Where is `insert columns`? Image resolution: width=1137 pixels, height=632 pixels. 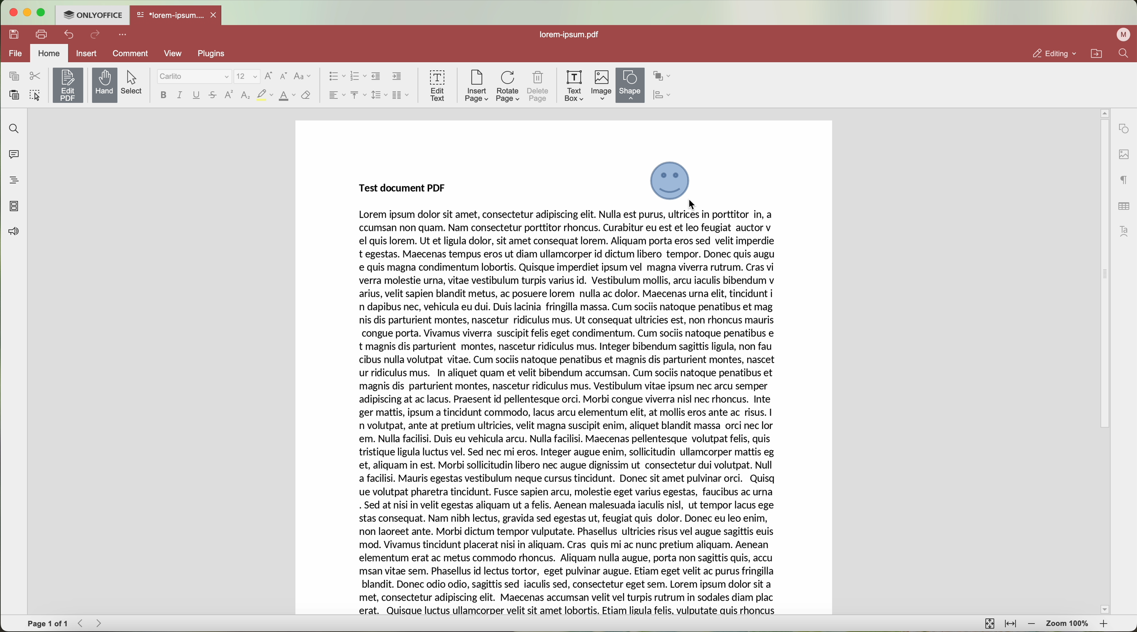 insert columns is located at coordinates (401, 95).